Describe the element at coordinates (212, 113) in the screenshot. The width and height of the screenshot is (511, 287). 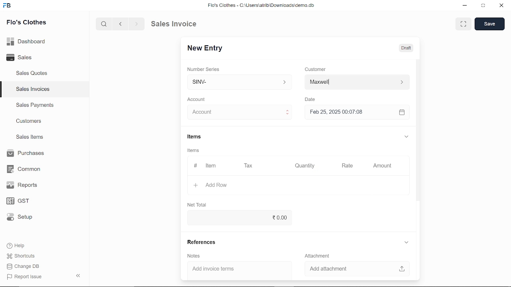
I see `cursor` at that location.